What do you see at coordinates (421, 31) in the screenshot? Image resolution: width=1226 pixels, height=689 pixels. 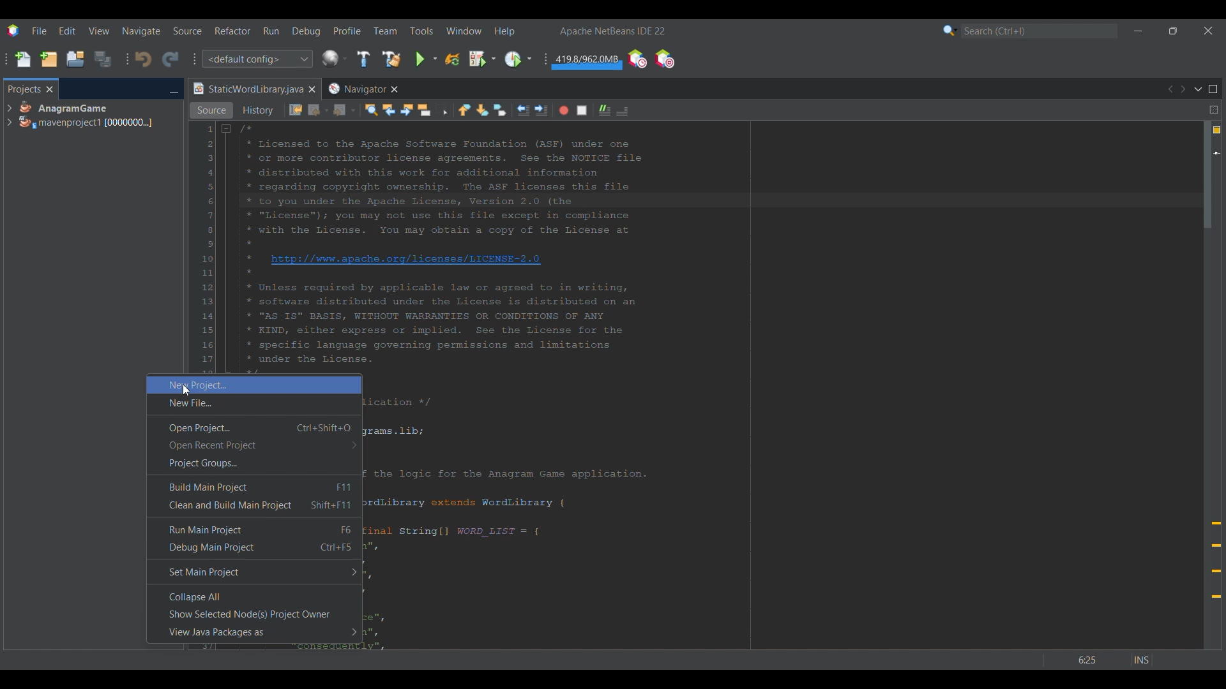 I see `Tools menu` at bounding box center [421, 31].